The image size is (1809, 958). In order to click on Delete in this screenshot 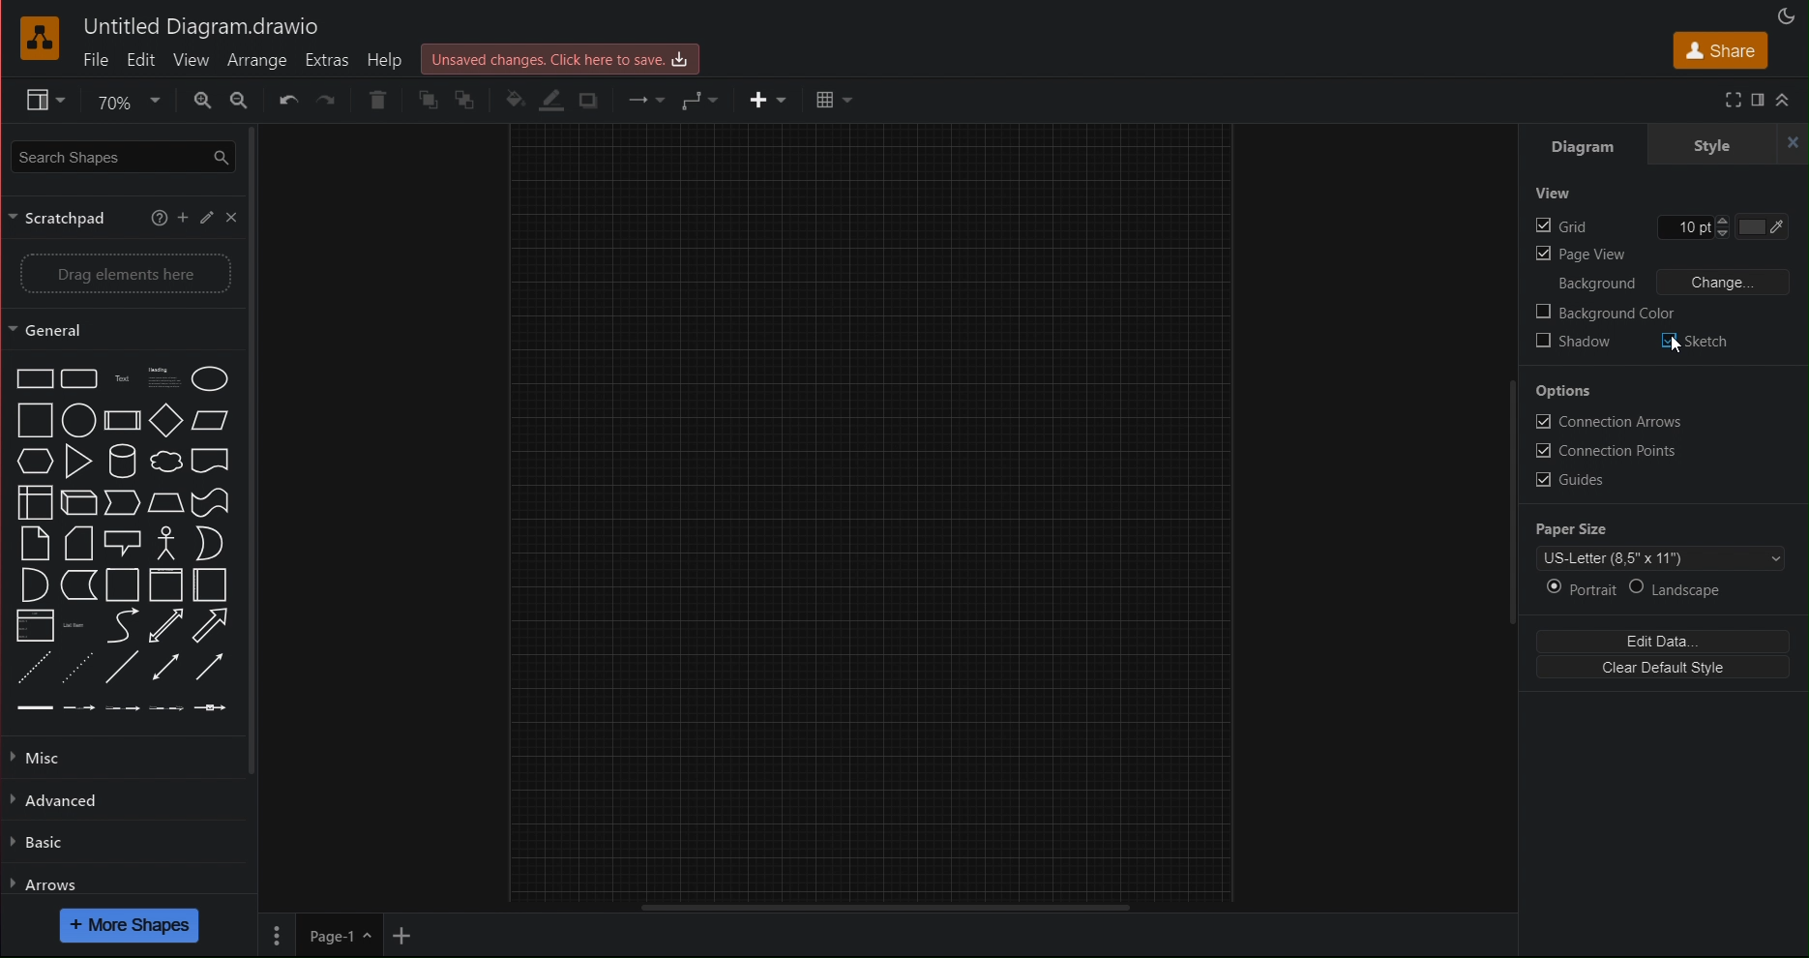, I will do `click(377, 100)`.